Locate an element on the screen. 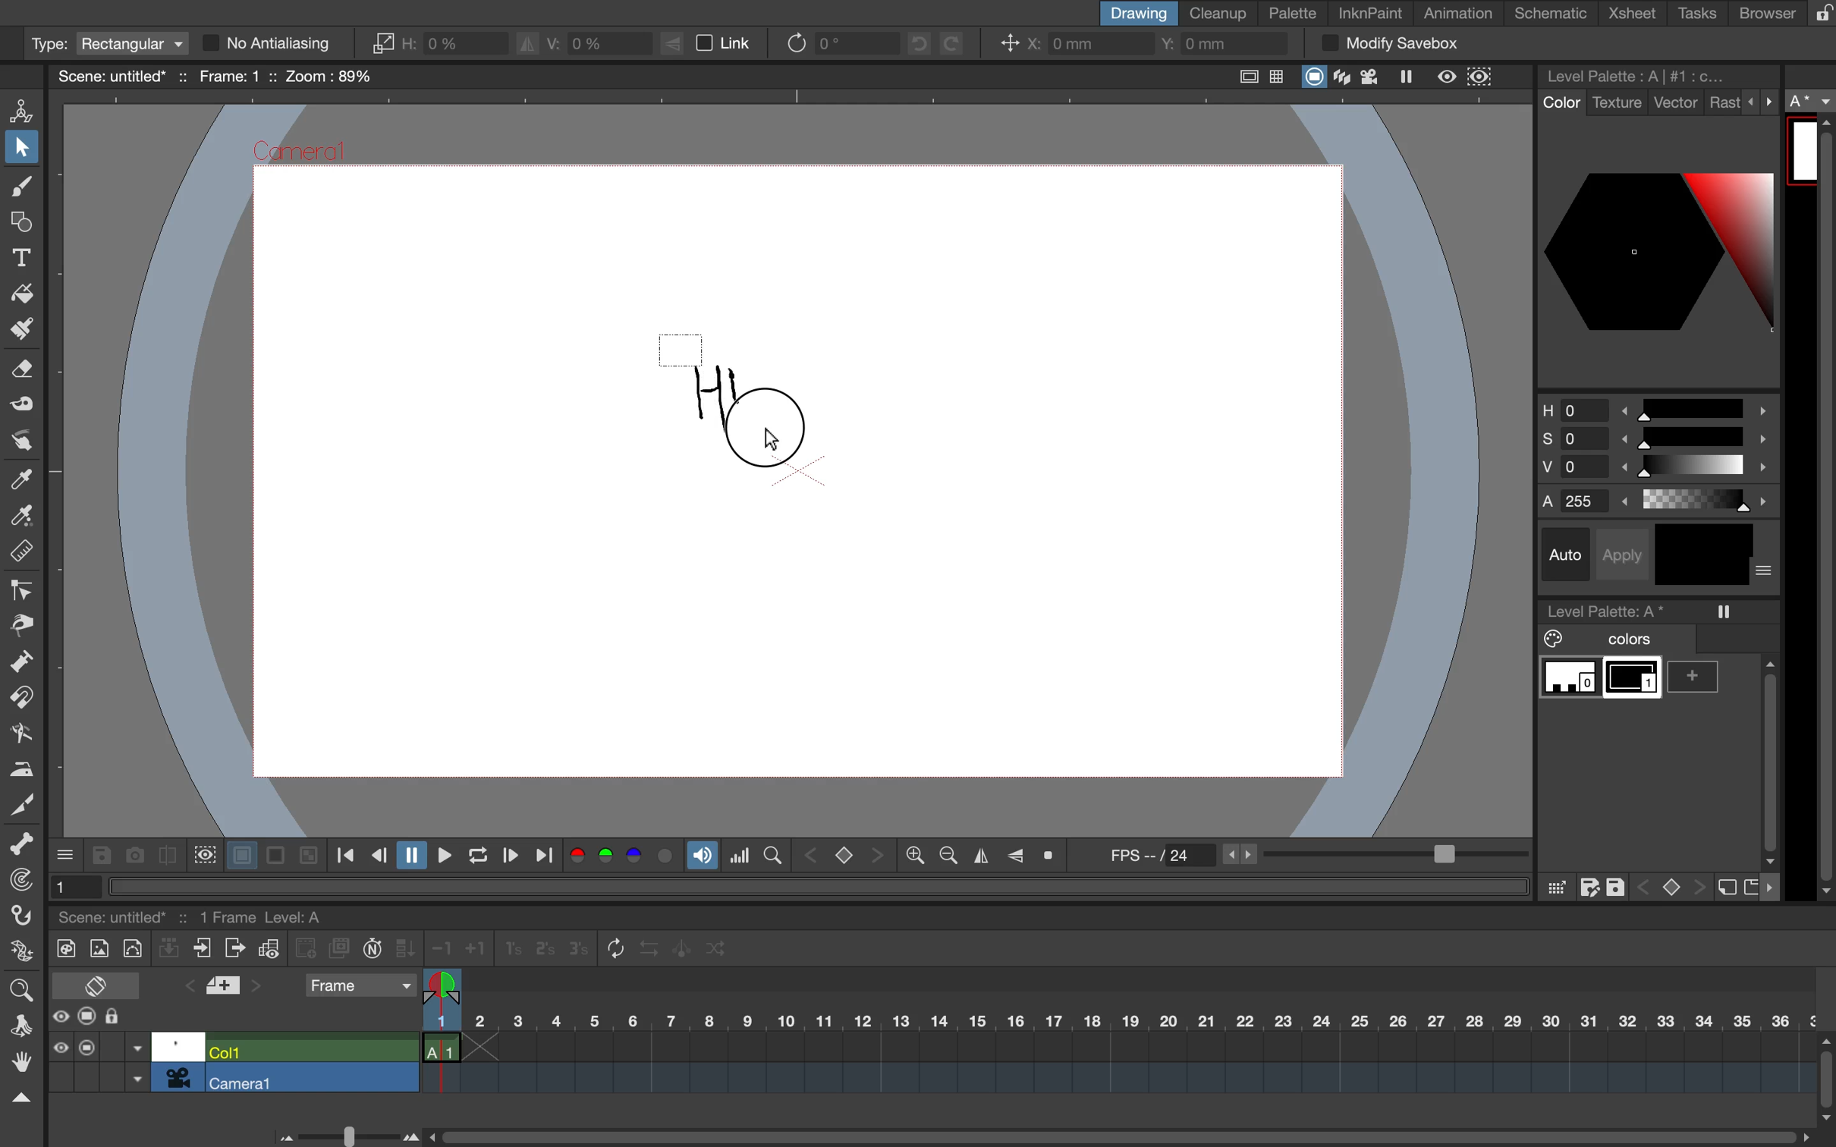 The width and height of the screenshot is (1836, 1147). add new memo is located at coordinates (225, 990).